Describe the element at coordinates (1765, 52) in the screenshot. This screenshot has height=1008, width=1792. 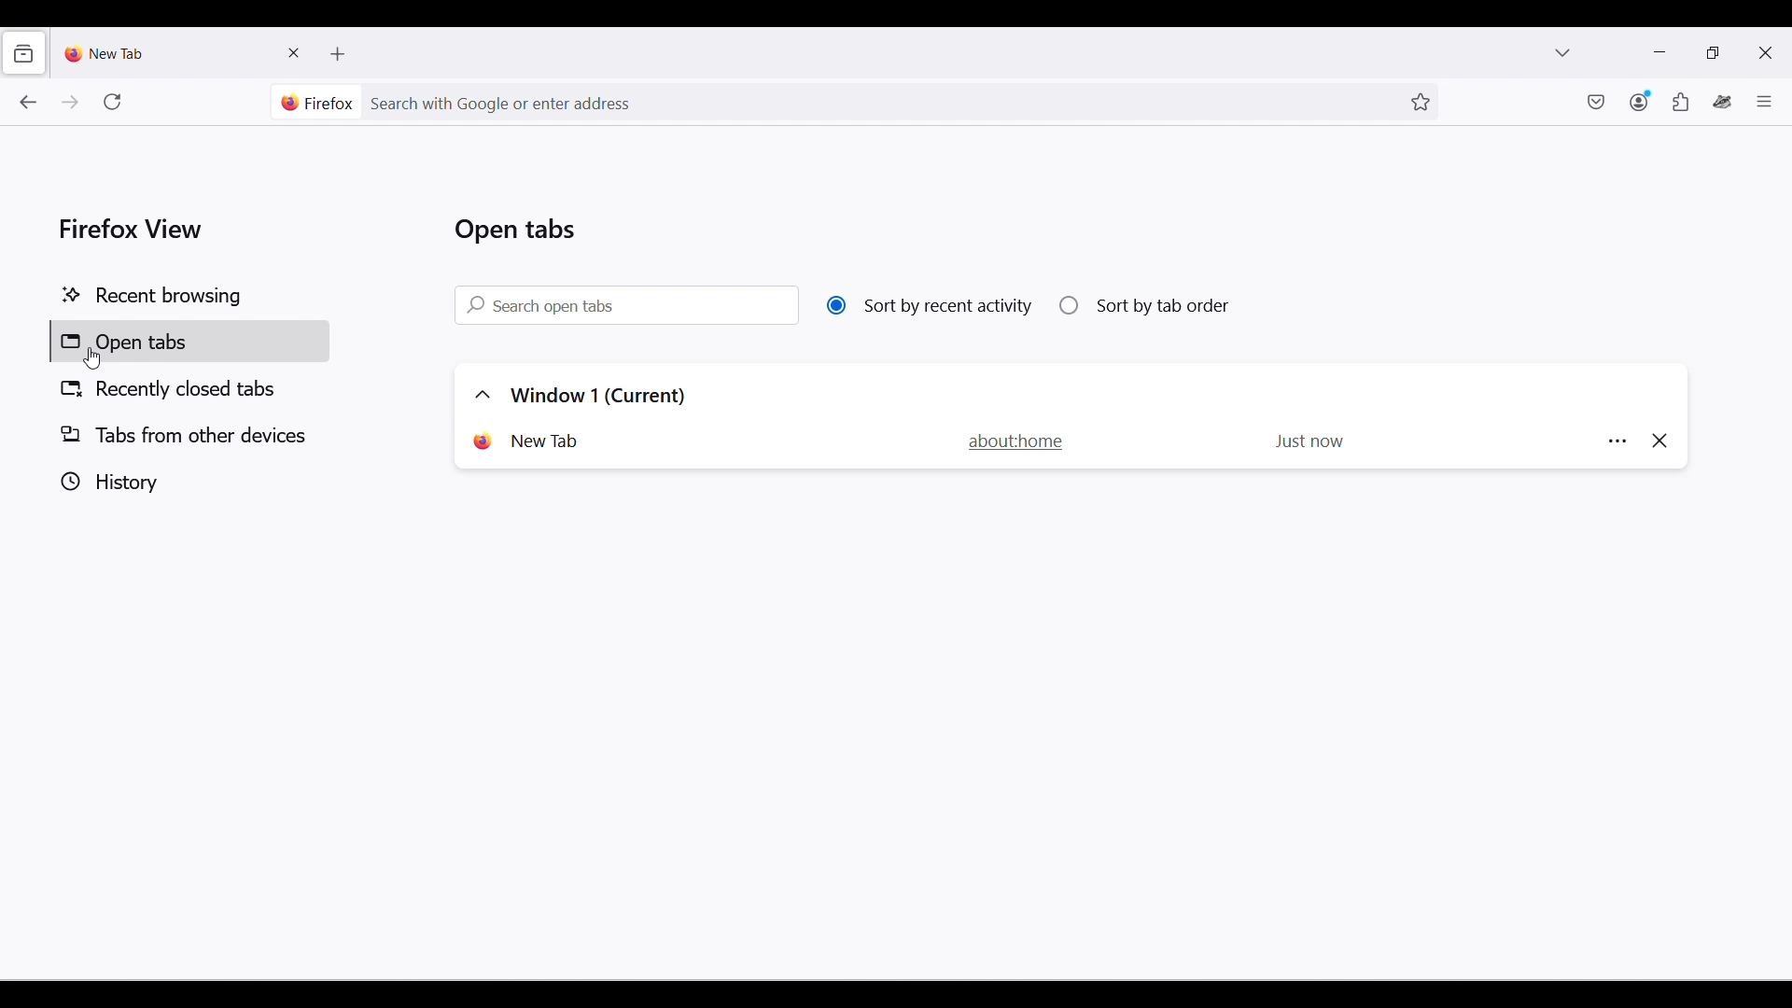
I see `Close browser` at that location.